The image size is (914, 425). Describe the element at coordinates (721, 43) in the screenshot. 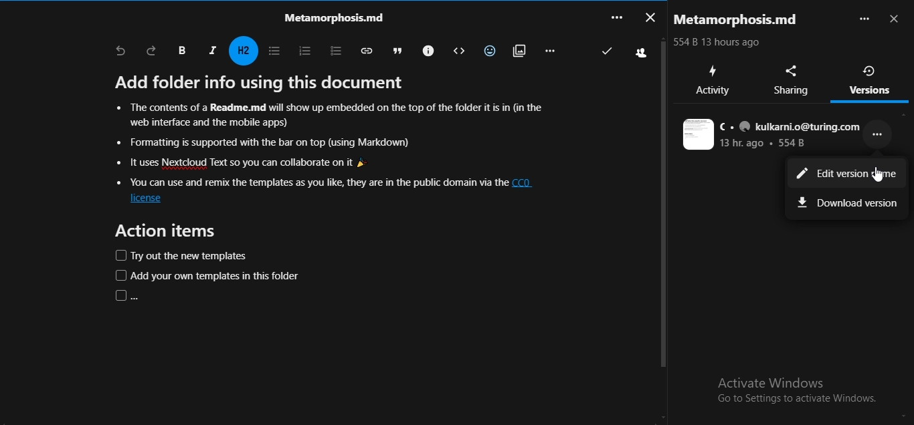

I see `554 B 13 hours ago` at that location.